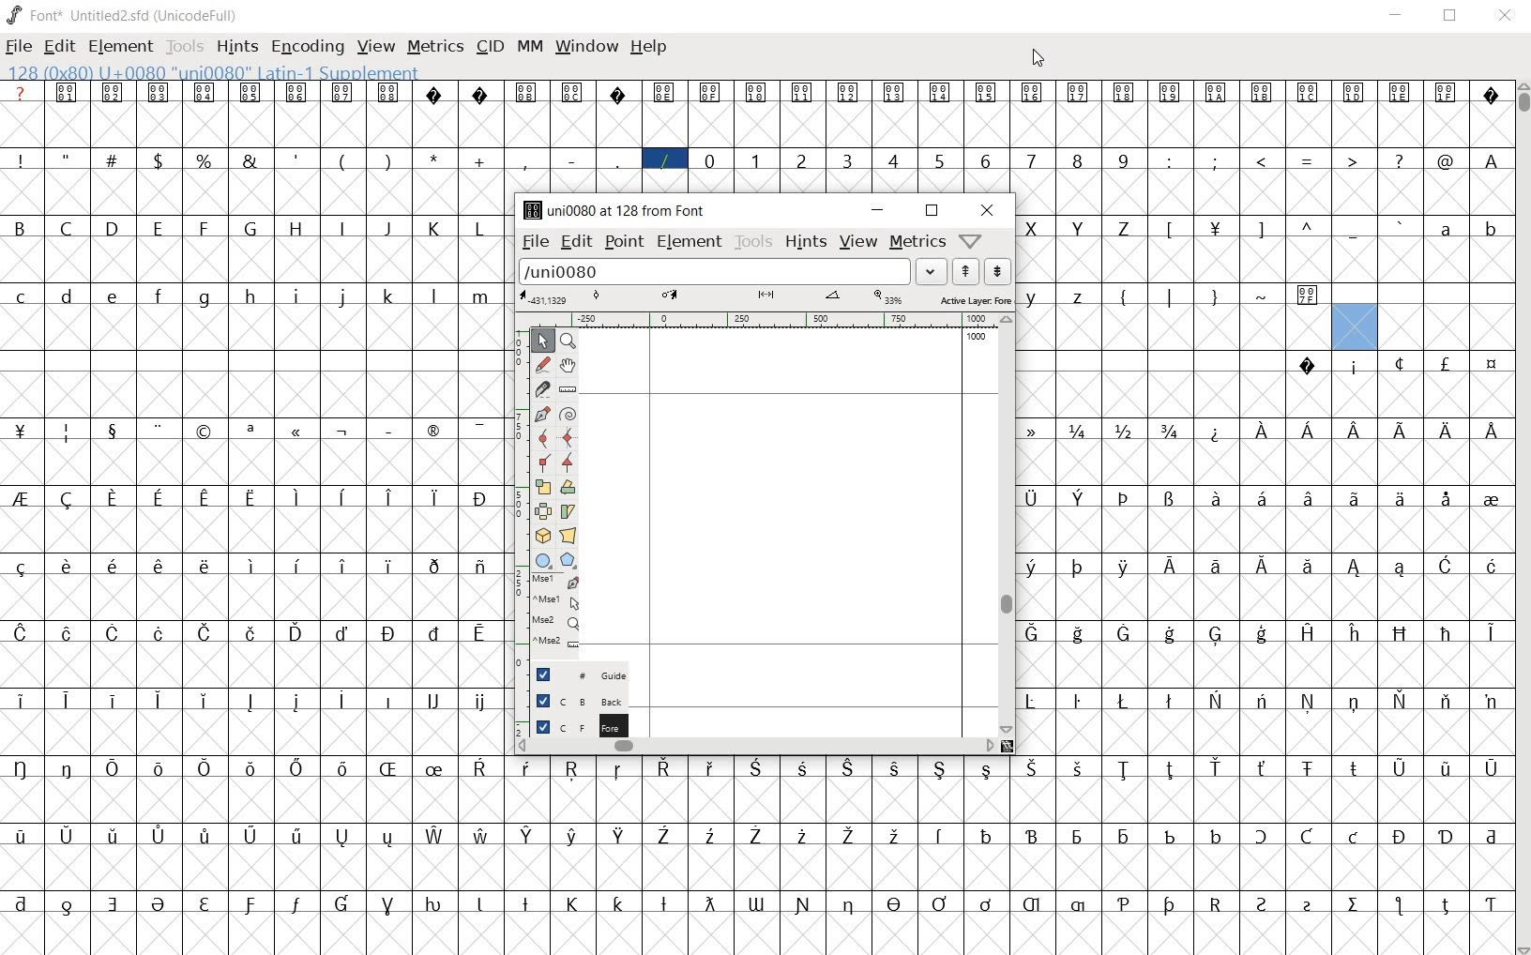 The height and width of the screenshot is (955, 1531). Describe the element at coordinates (611, 210) in the screenshot. I see `glyph name` at that location.